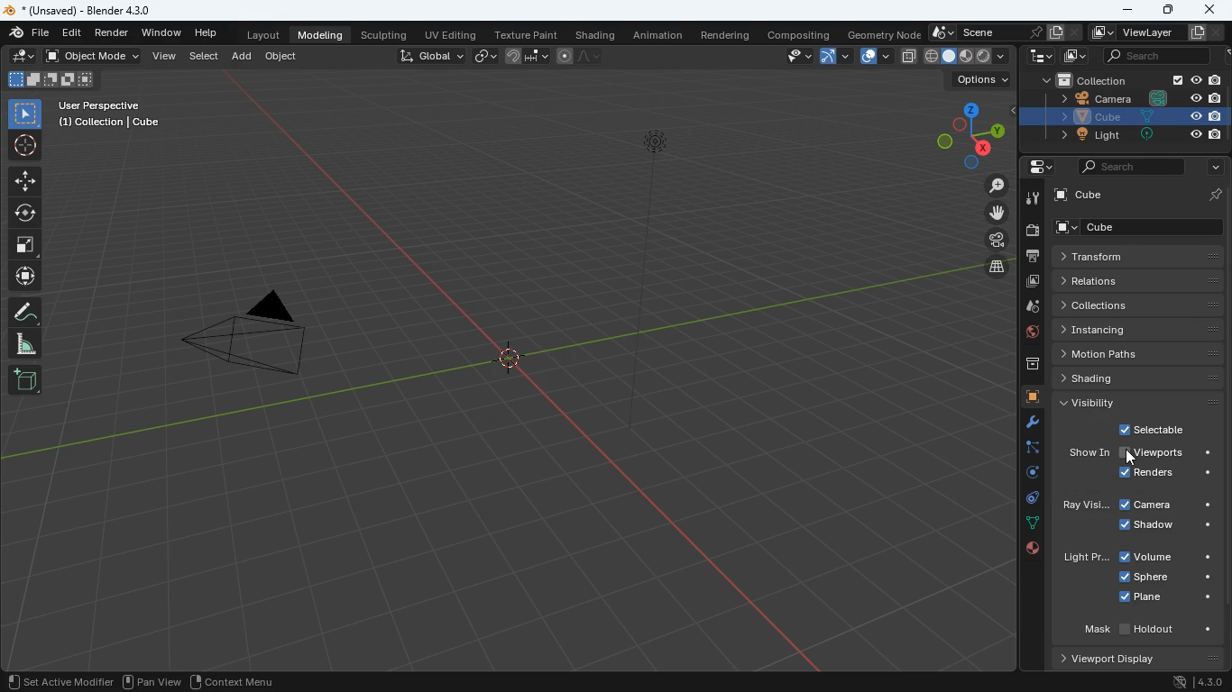 Image resolution: width=1232 pixels, height=692 pixels. I want to click on control, so click(1027, 499).